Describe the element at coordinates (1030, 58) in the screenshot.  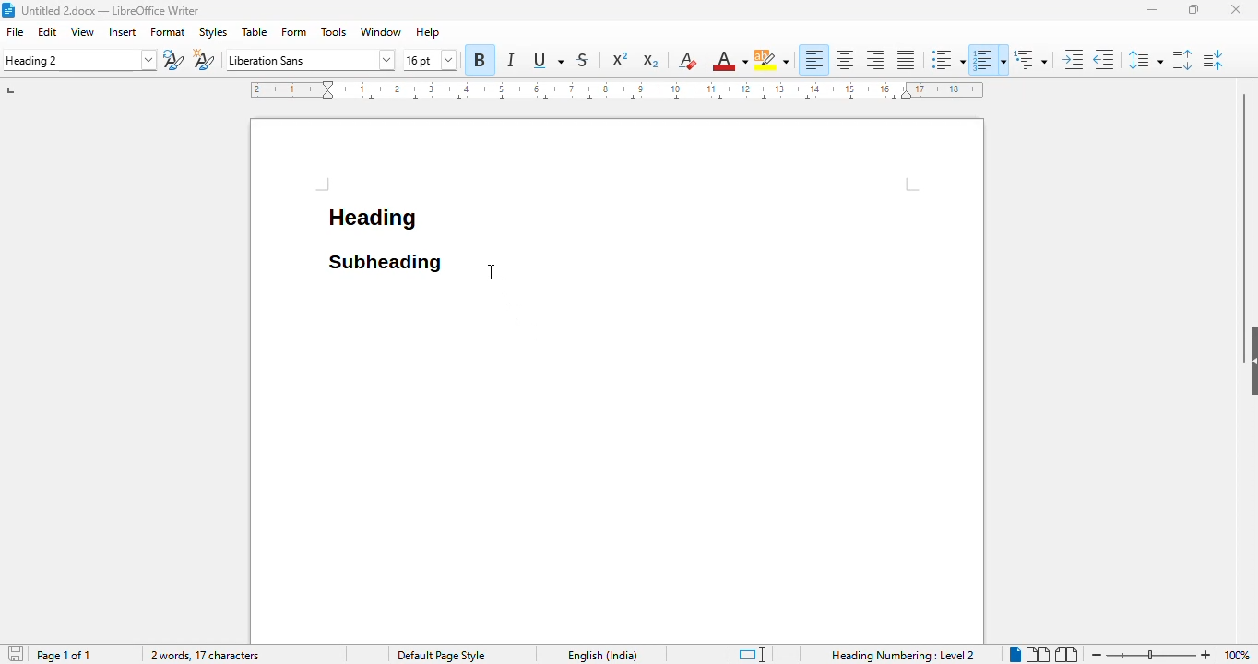
I see `set outline format` at that location.